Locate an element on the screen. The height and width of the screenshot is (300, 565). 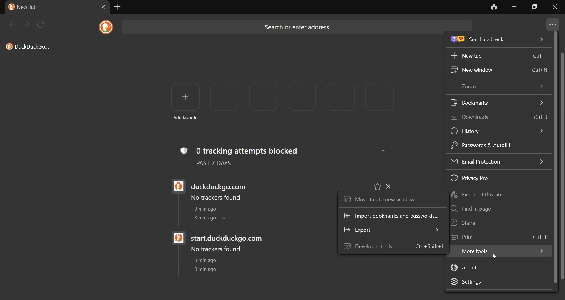
up is located at coordinates (384, 150).